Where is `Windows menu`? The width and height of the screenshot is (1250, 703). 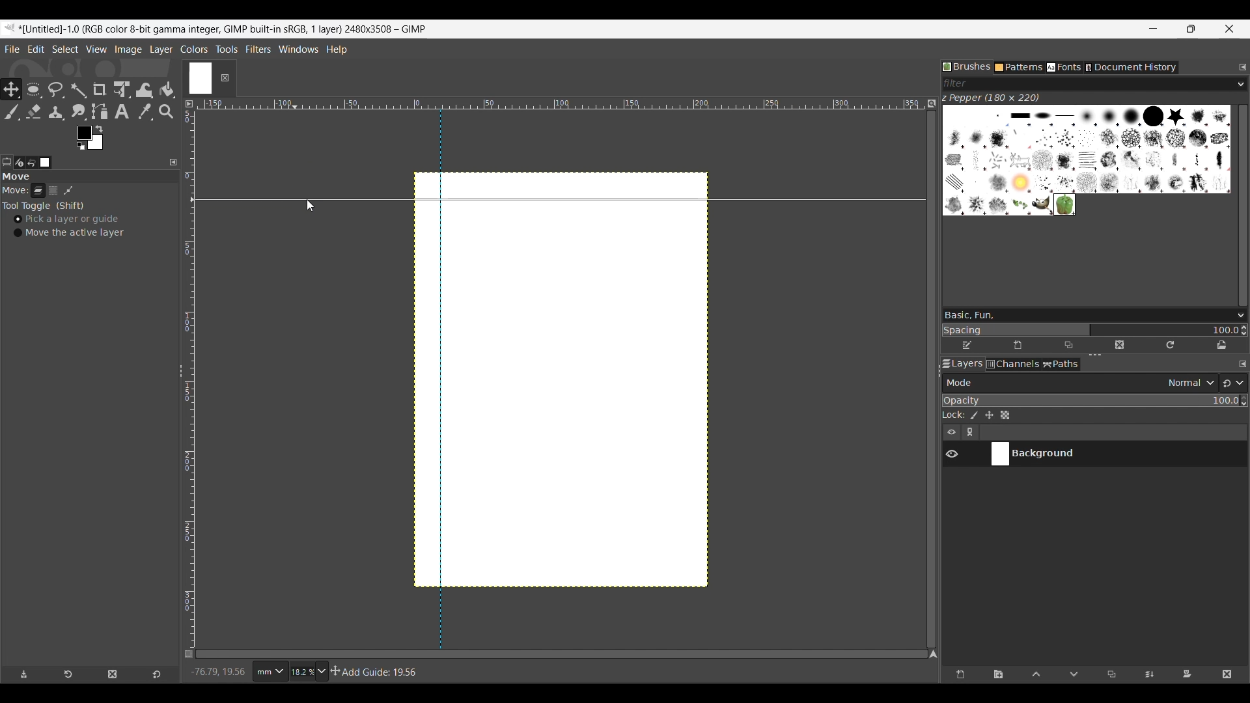
Windows menu is located at coordinates (298, 48).